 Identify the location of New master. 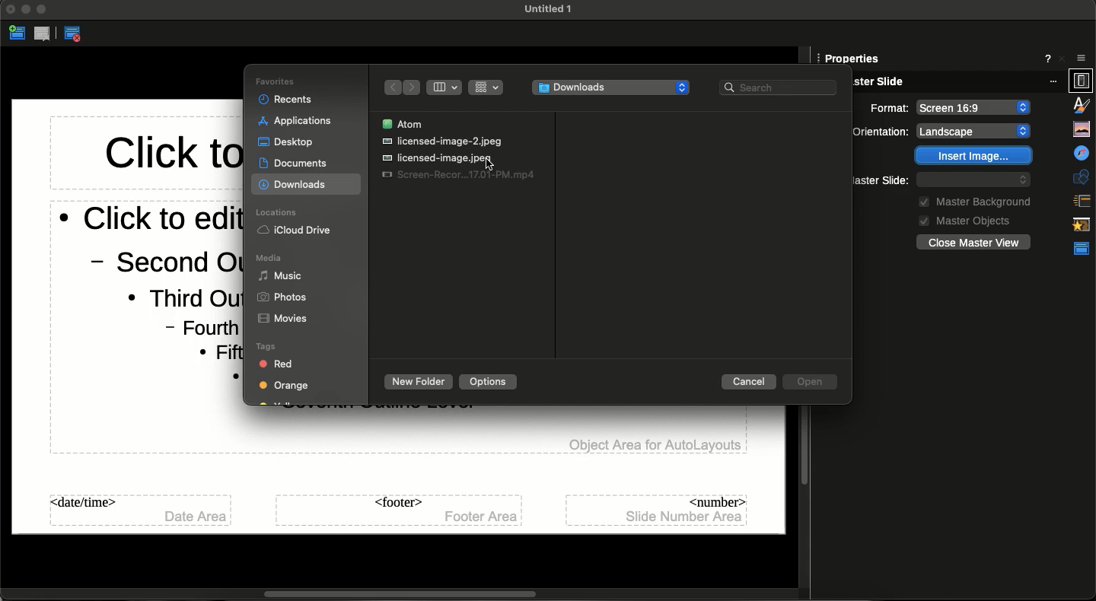
(17, 34).